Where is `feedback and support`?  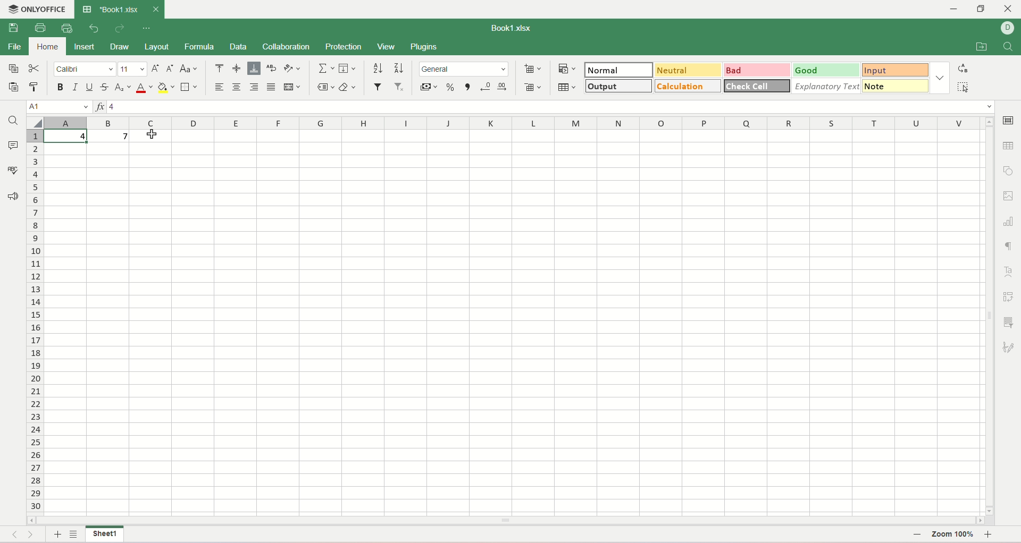
feedback and support is located at coordinates (13, 198).